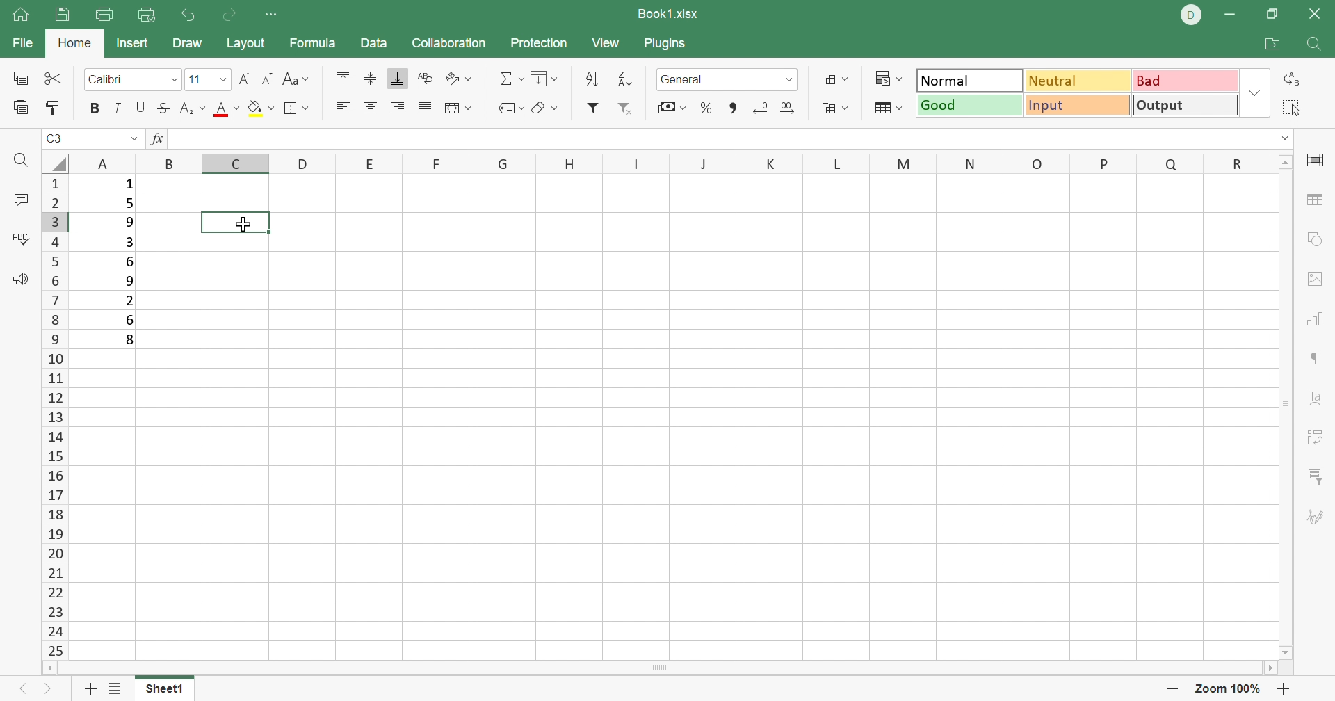  What do you see at coordinates (295, 108) in the screenshot?
I see `Borders` at bounding box center [295, 108].